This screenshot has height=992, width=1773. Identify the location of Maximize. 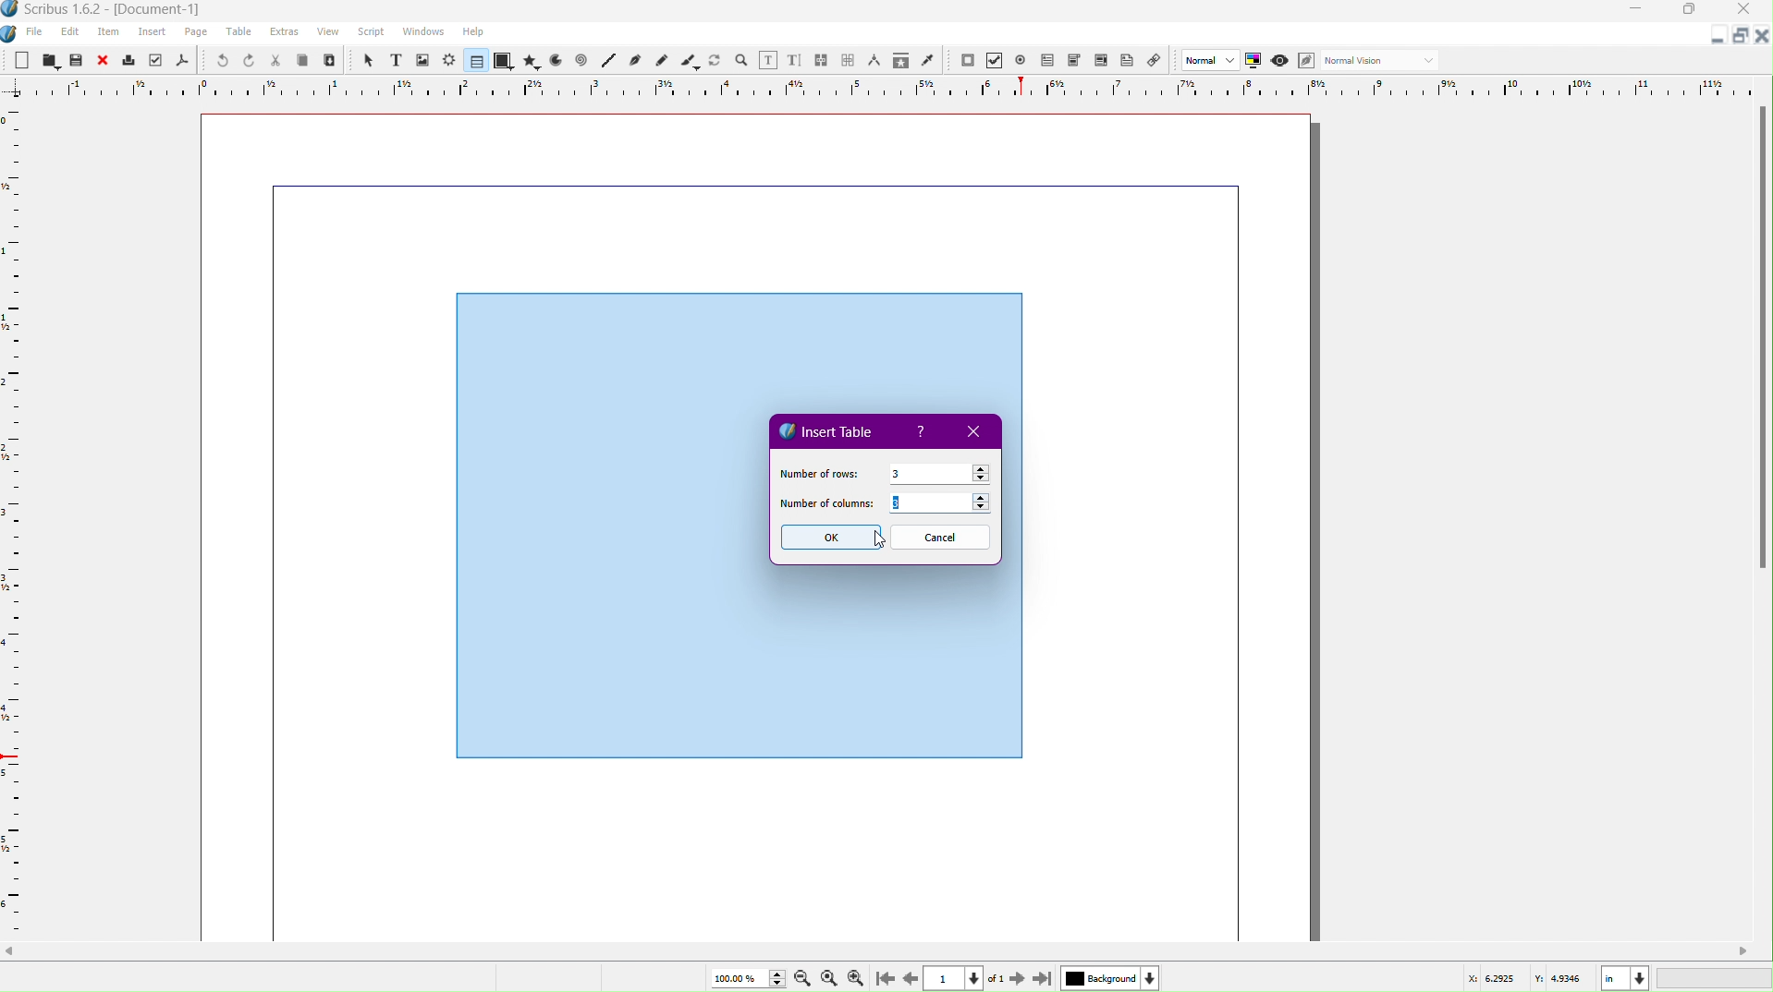
(1739, 36).